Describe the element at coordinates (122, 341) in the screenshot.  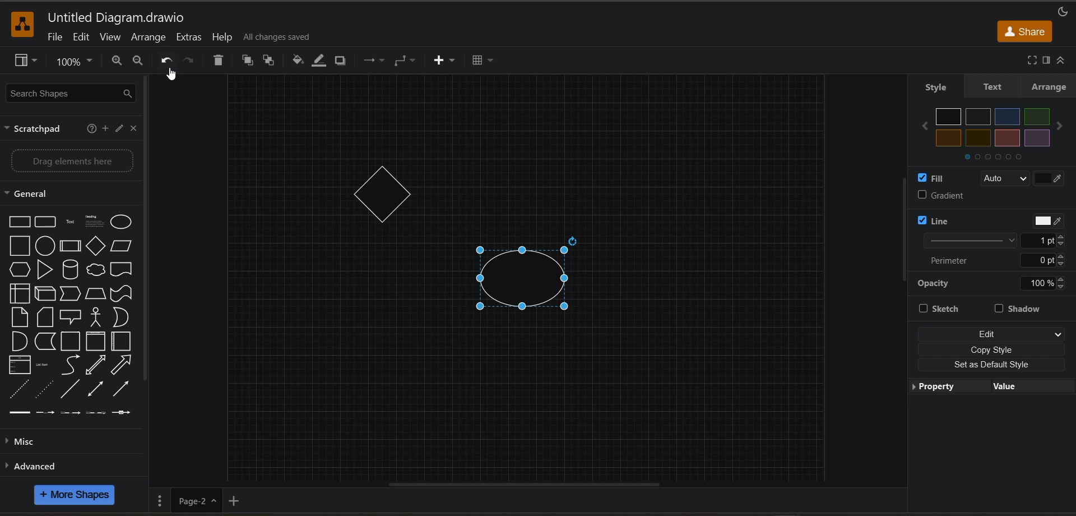
I see `Horizontal Container` at that location.